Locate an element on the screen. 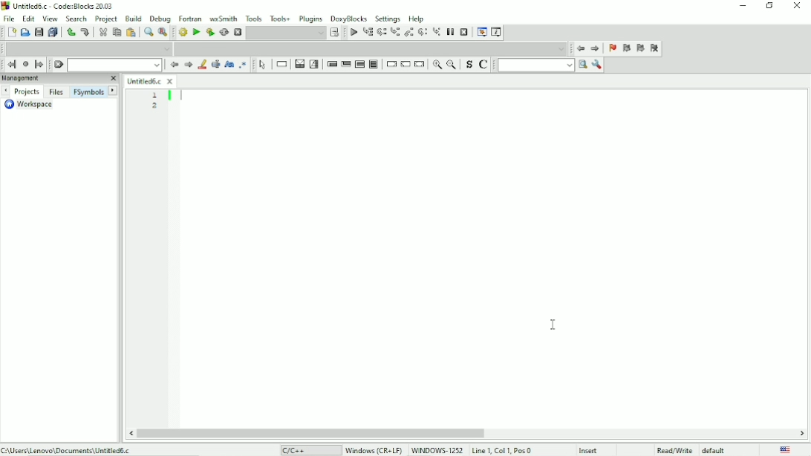 The image size is (811, 456). Settings is located at coordinates (387, 19).